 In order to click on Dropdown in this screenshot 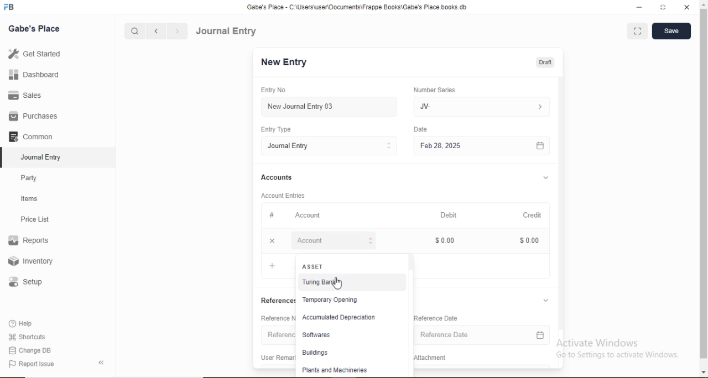, I will do `click(546, 178)`.